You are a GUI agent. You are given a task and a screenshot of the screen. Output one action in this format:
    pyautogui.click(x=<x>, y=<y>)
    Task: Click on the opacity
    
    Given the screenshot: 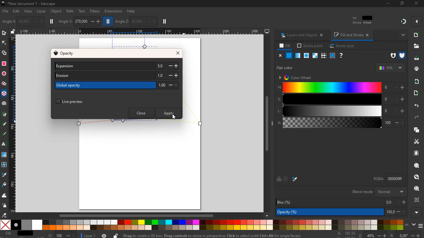 What is the action you would take?
    pyautogui.click(x=340, y=212)
    